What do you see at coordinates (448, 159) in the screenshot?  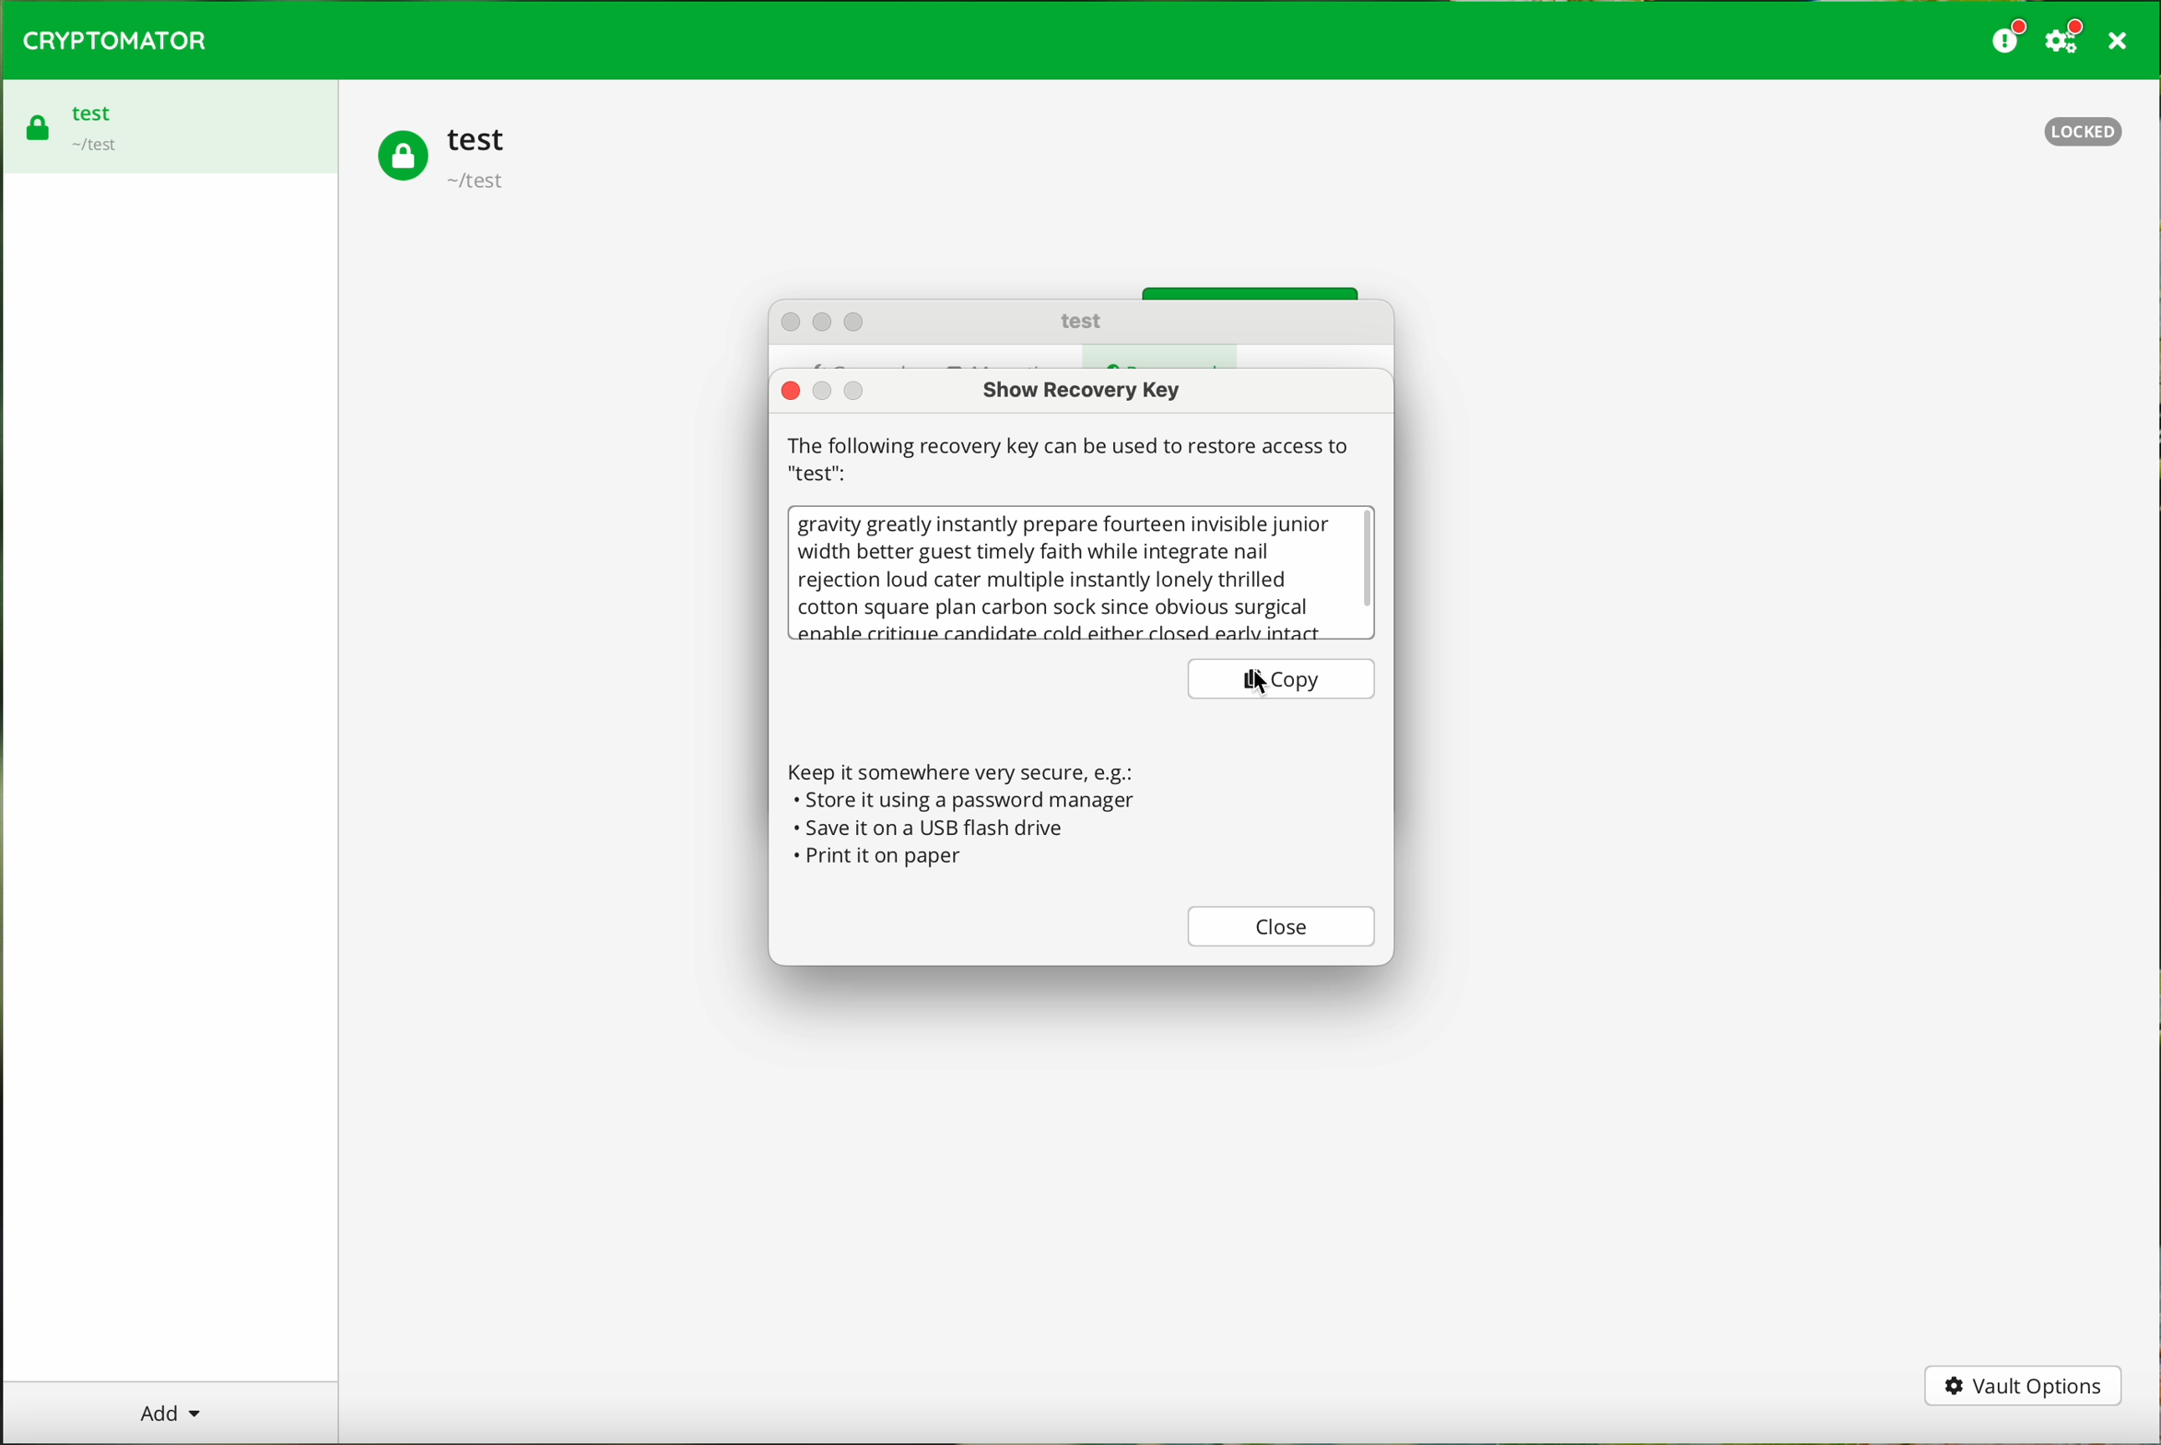 I see `test vault` at bounding box center [448, 159].